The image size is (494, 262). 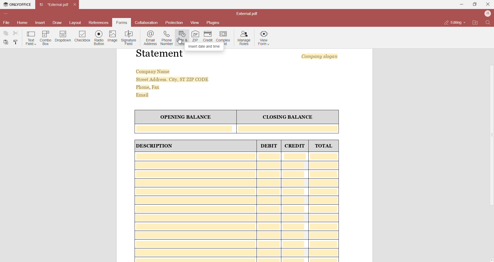 I want to click on Complex Field, so click(x=224, y=36).